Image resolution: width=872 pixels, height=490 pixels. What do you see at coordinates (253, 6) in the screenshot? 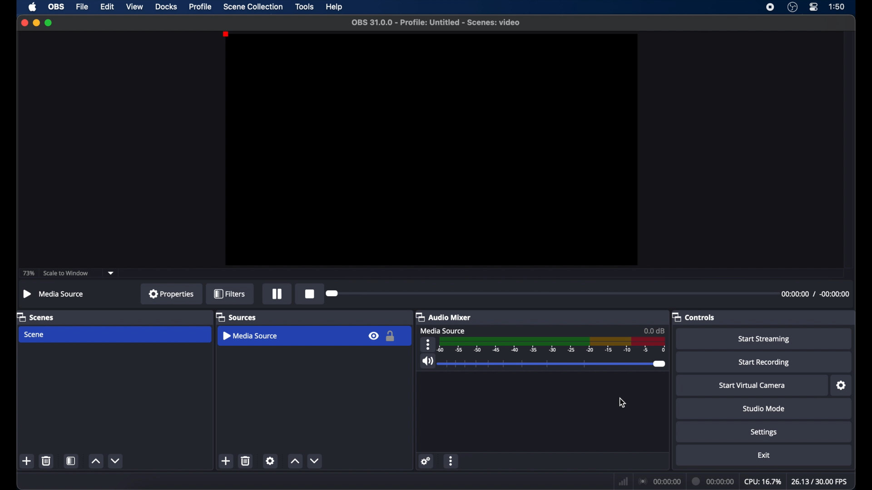
I see `scene collection` at bounding box center [253, 6].